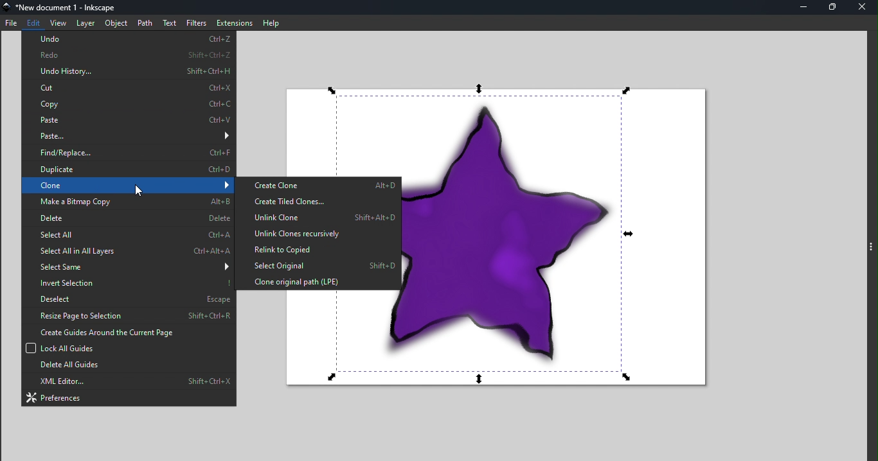 This screenshot has width=878, height=461. What do you see at coordinates (129, 218) in the screenshot?
I see `delete` at bounding box center [129, 218].